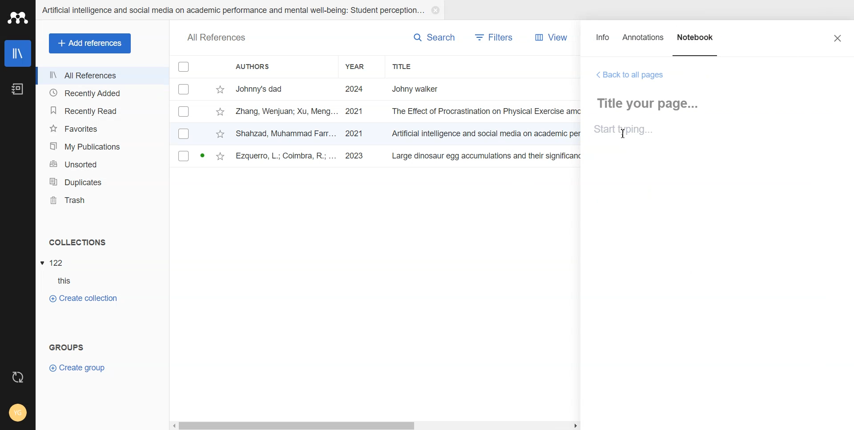 The image size is (854, 430). I want to click on Recently Added, so click(102, 92).